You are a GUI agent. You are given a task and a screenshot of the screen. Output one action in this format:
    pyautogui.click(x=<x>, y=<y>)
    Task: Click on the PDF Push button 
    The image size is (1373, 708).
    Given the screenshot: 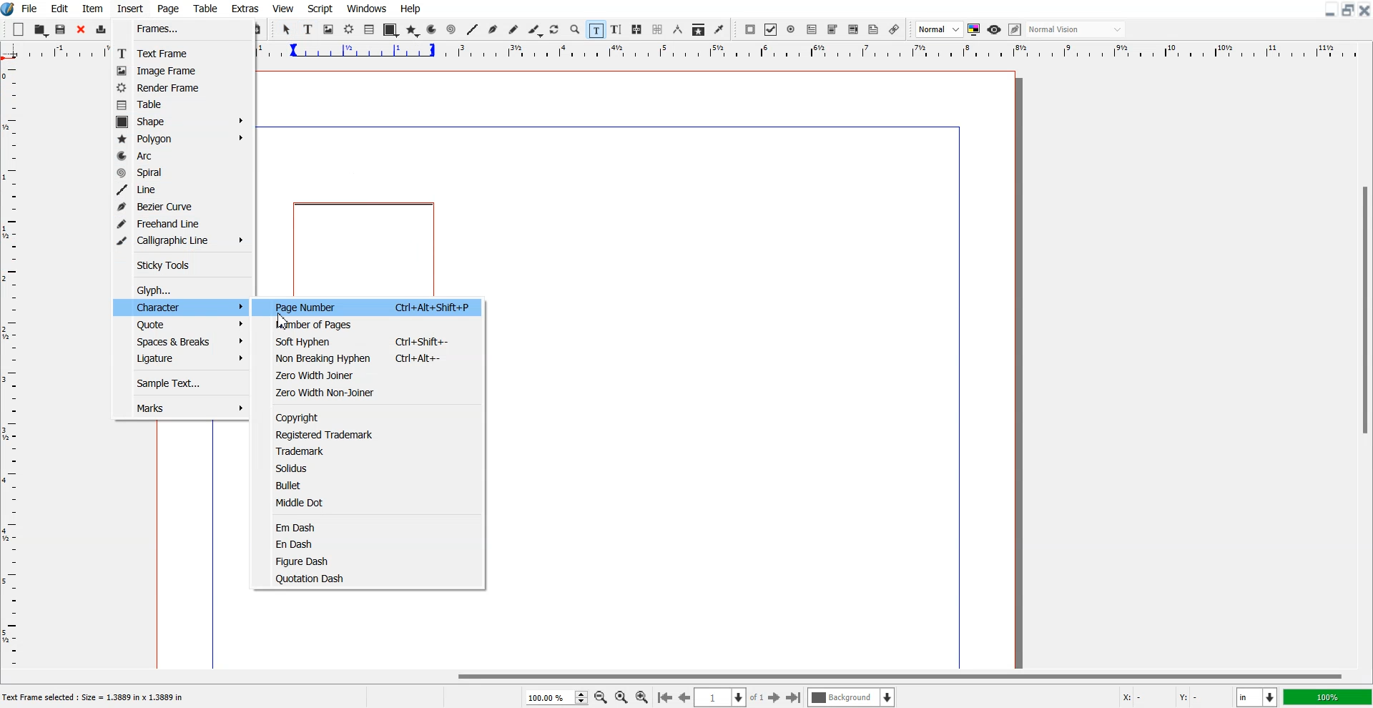 What is the action you would take?
    pyautogui.click(x=749, y=29)
    